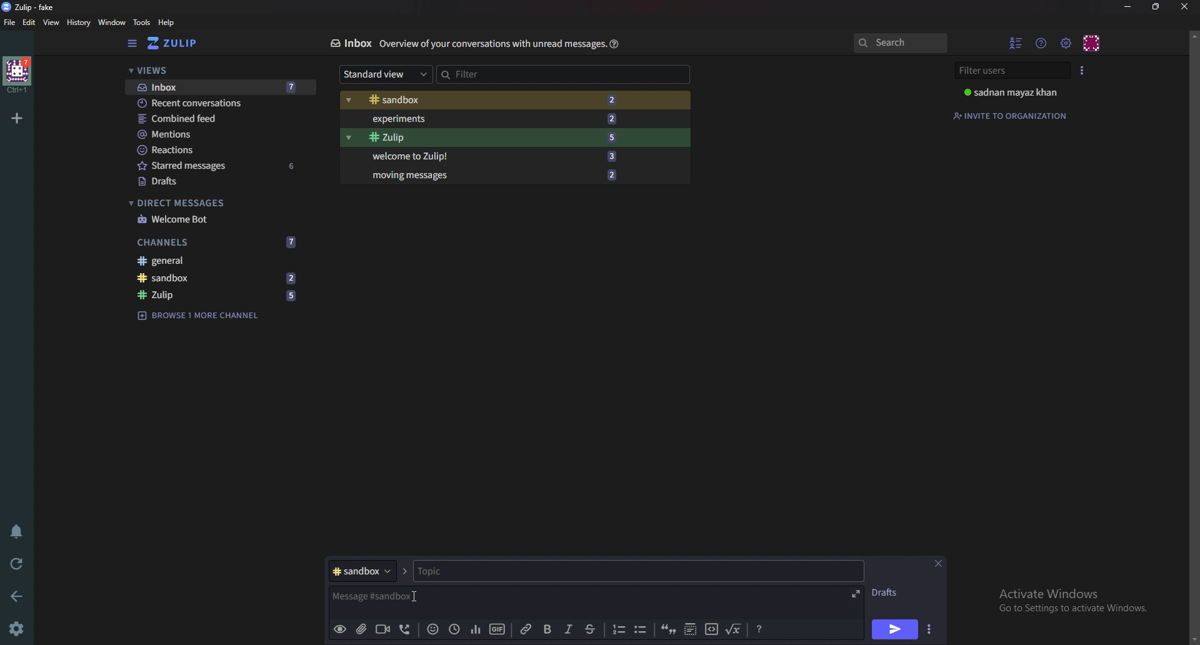 The height and width of the screenshot is (645, 1200). I want to click on Expand, so click(854, 592).